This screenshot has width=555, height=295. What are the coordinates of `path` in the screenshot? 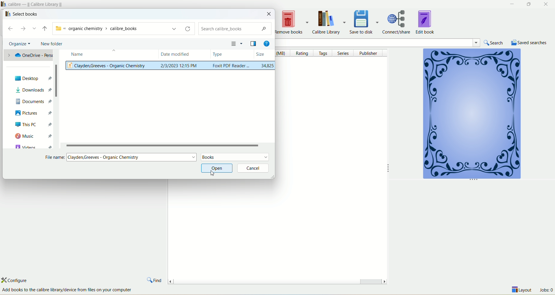 It's located at (121, 28).